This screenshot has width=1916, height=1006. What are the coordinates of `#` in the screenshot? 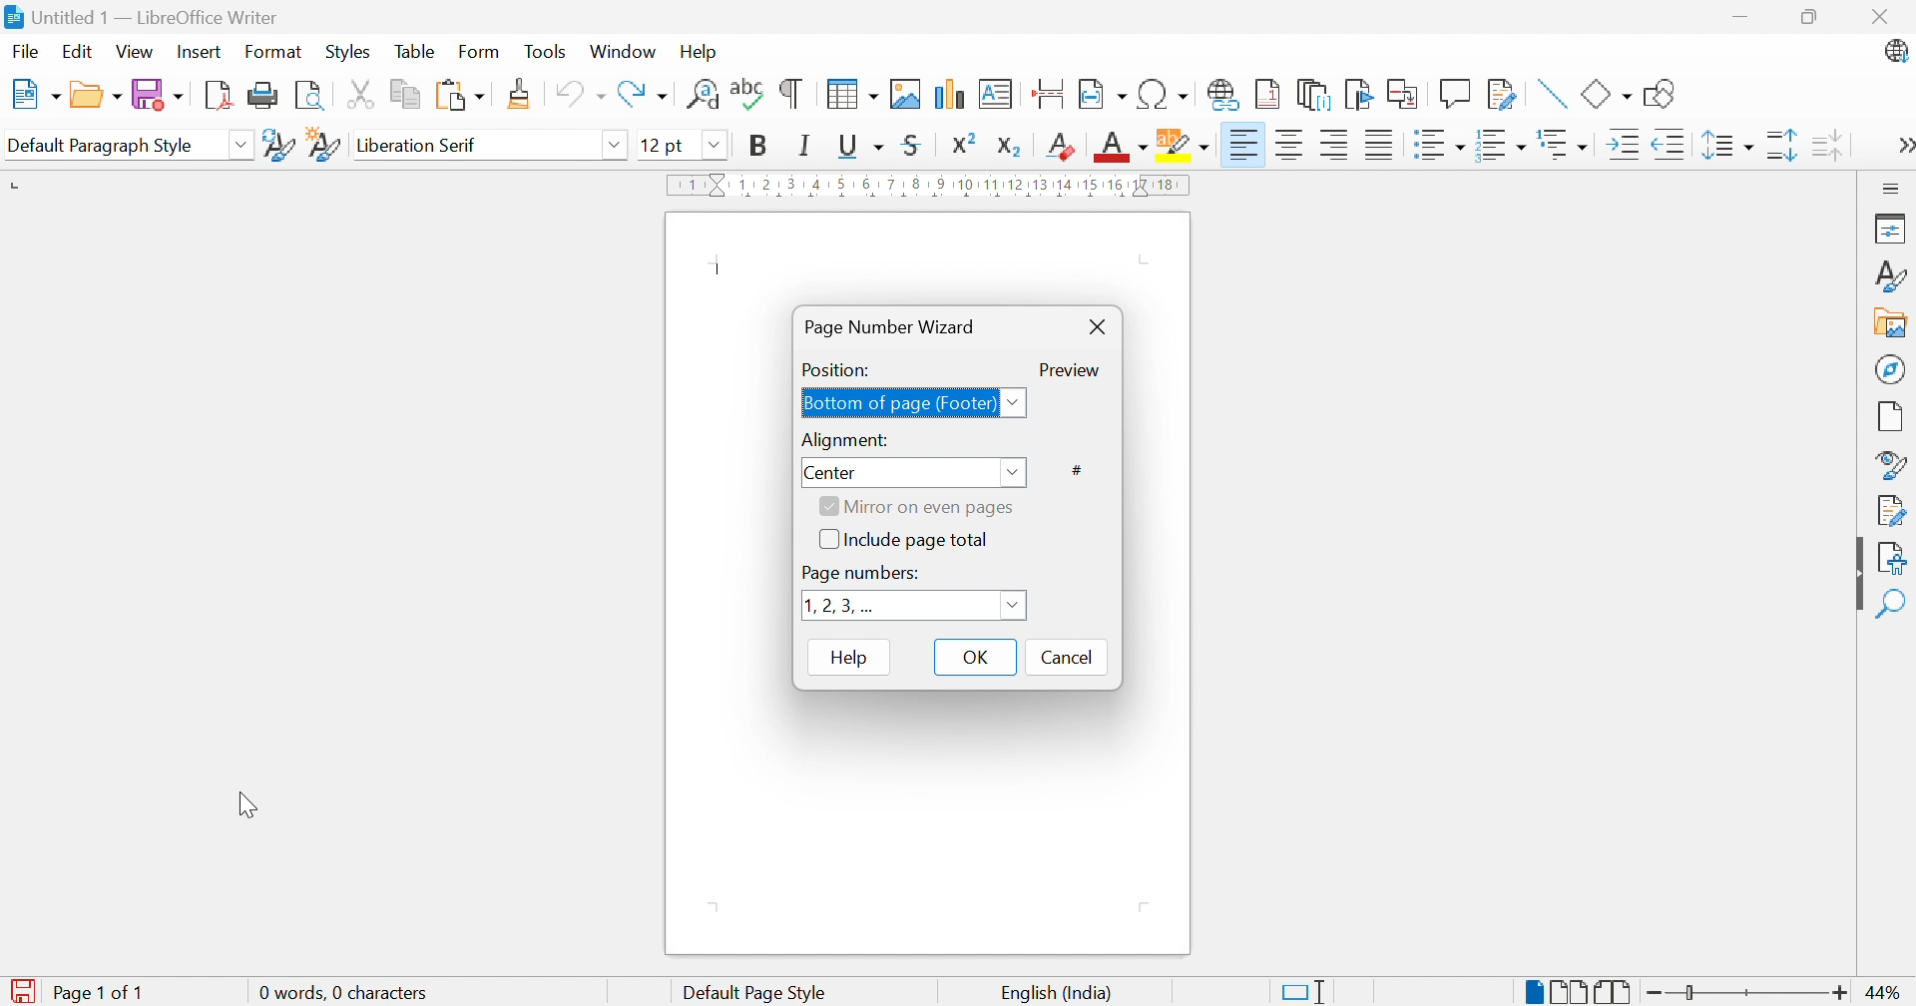 It's located at (1077, 468).